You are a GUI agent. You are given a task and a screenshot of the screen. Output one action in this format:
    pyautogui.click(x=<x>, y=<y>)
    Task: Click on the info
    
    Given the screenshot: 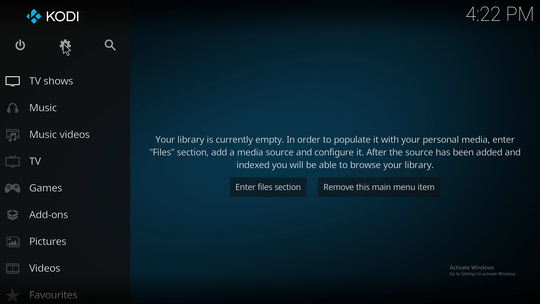 What is the action you would take?
    pyautogui.click(x=337, y=149)
    